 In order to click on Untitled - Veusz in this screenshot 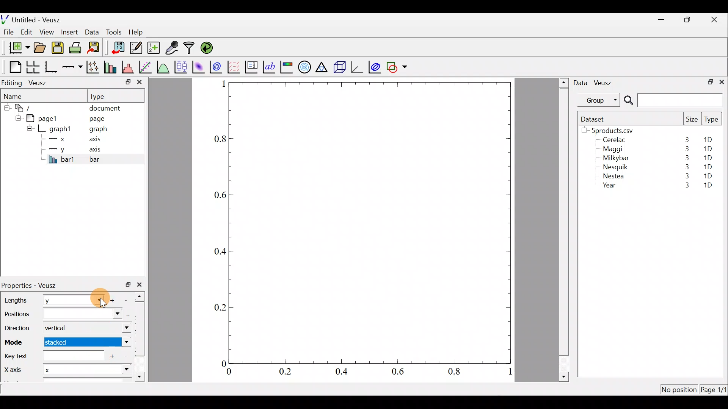, I will do `click(34, 19)`.